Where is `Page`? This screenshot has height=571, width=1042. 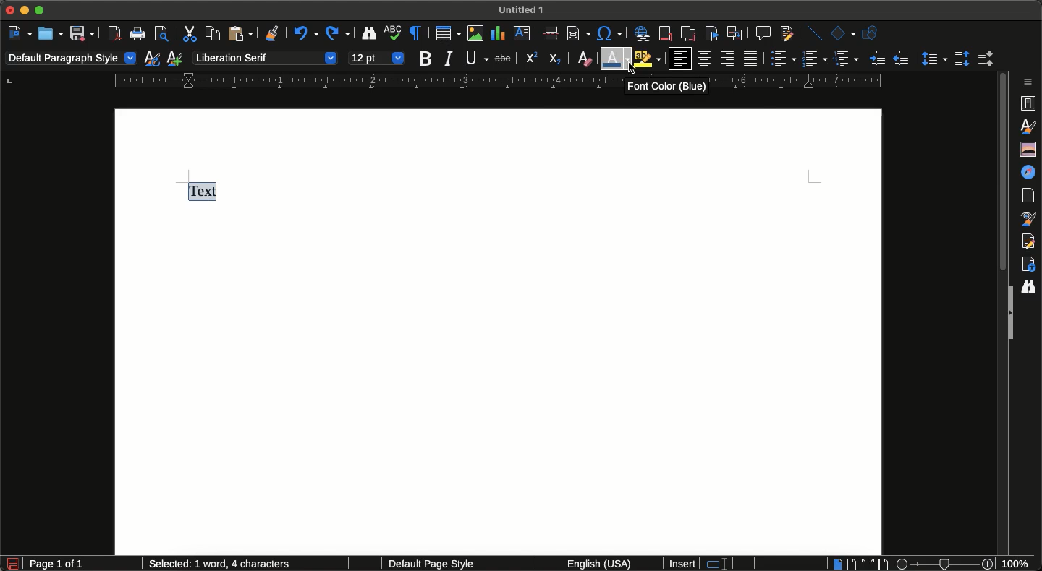 Page is located at coordinates (1031, 196).